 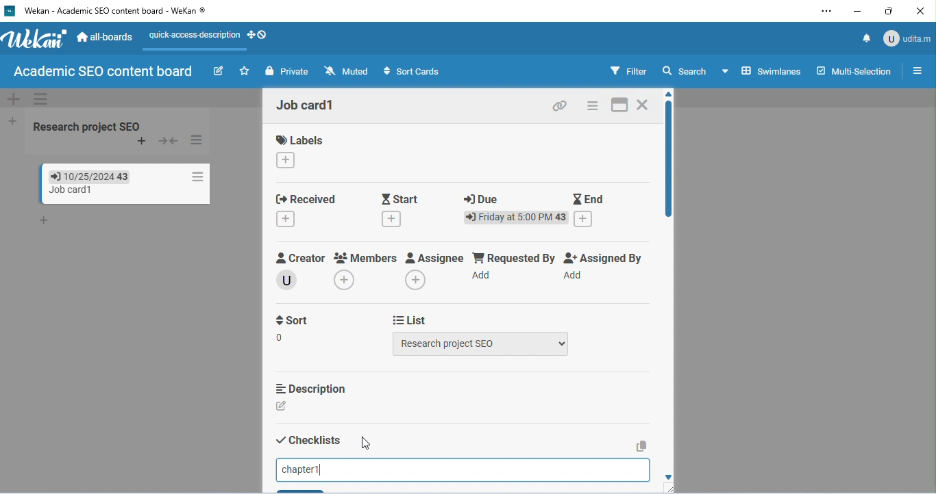 I want to click on due date of card, so click(x=82, y=176).